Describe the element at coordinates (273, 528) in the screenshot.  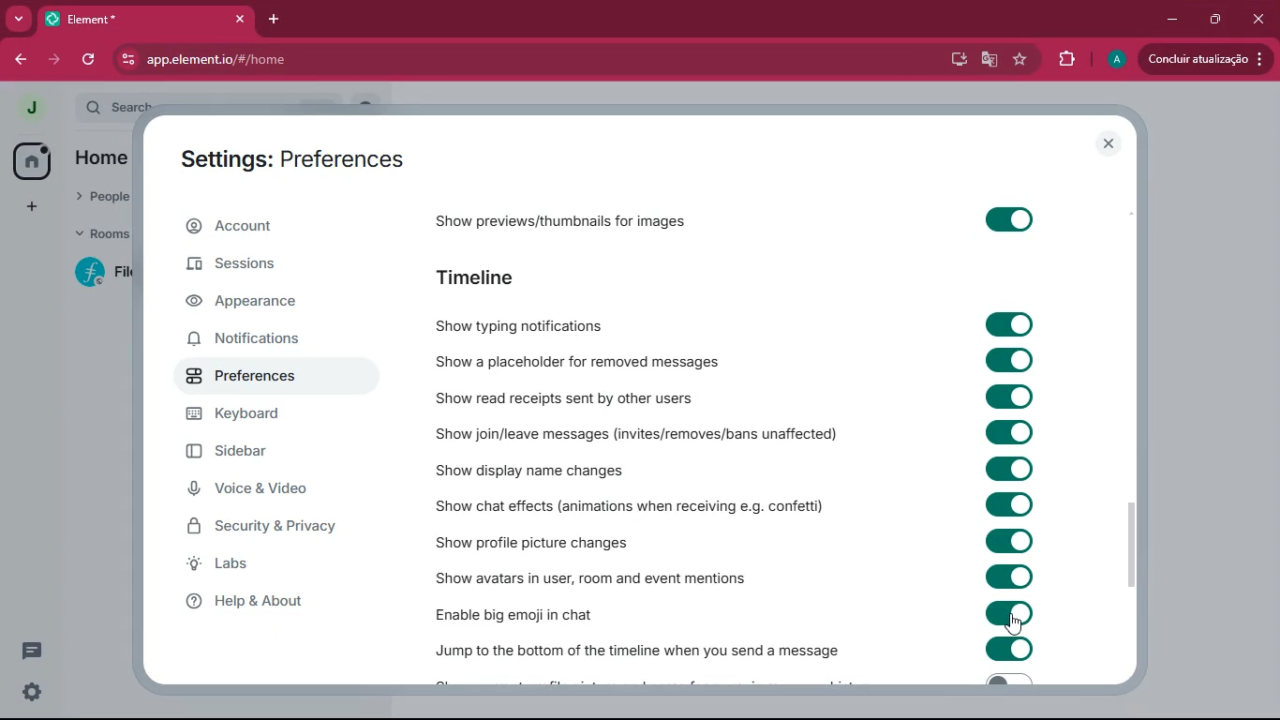
I see `security & privacy` at that location.